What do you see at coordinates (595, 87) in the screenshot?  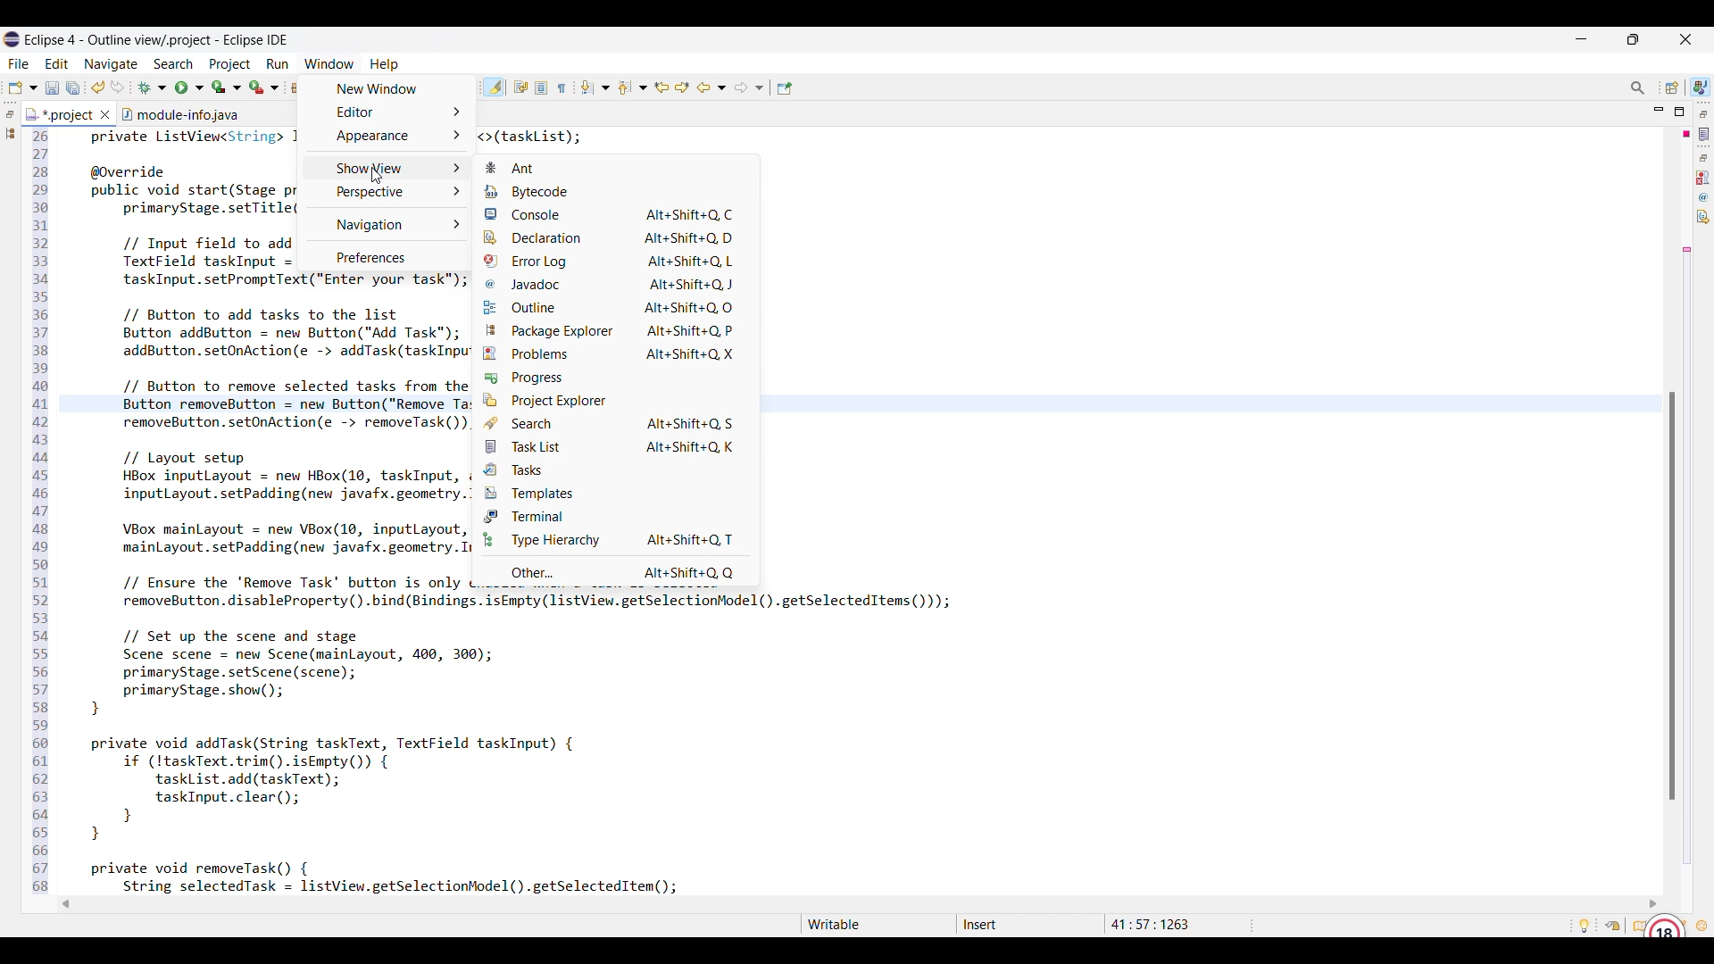 I see `Next annotation` at bounding box center [595, 87].